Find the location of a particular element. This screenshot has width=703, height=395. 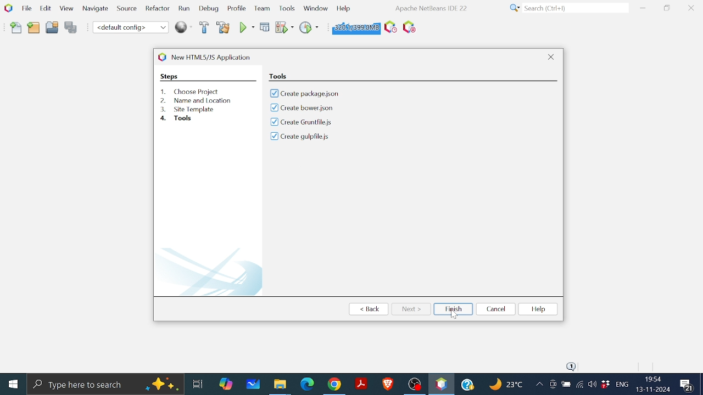

Back is located at coordinates (370, 309).